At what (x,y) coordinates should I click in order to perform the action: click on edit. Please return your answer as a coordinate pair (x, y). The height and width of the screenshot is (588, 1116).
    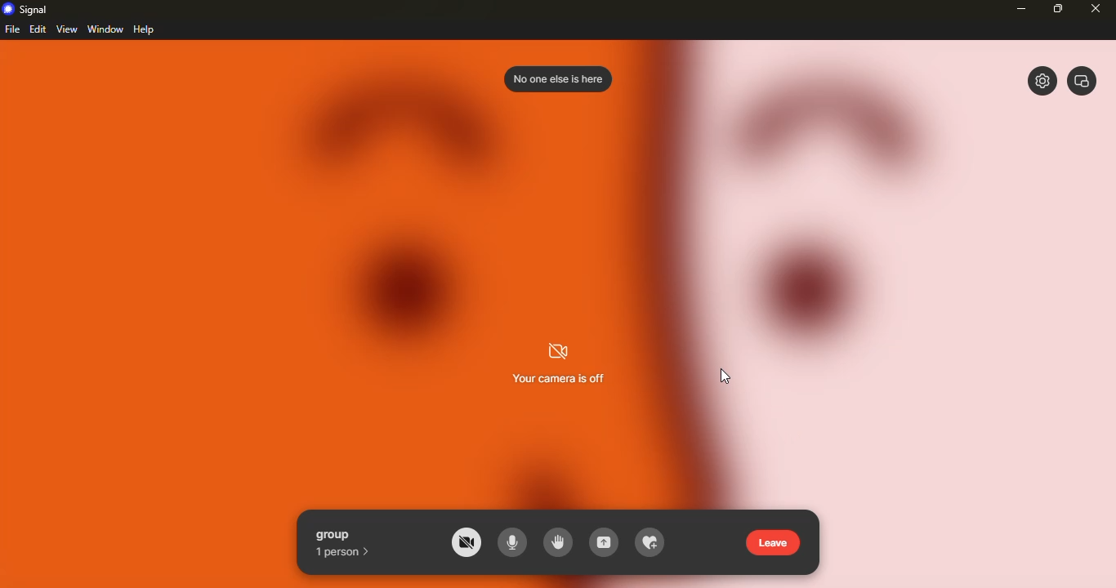
    Looking at the image, I should click on (38, 29).